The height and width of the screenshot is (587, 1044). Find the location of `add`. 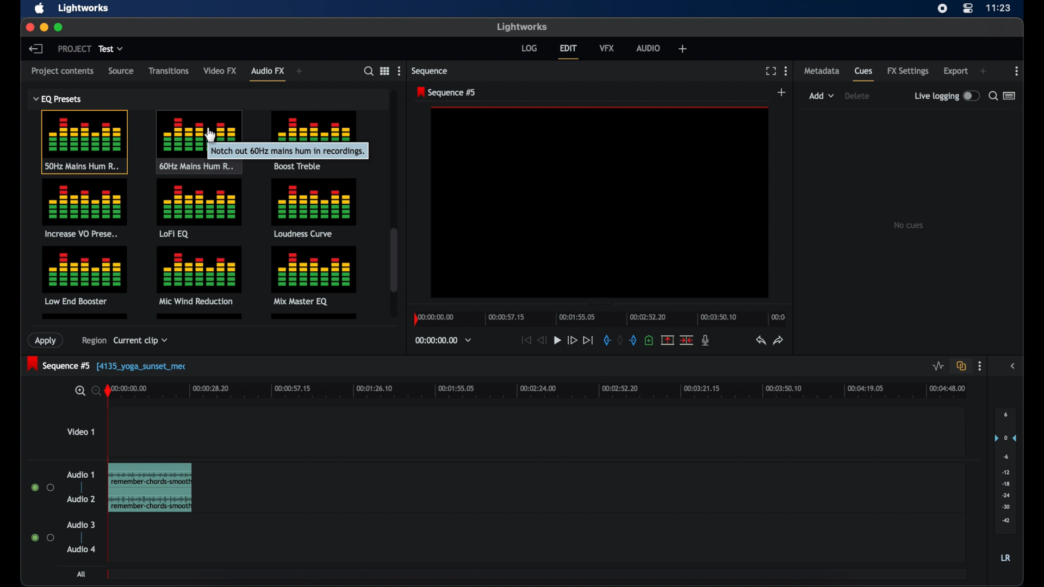

add is located at coordinates (683, 48).